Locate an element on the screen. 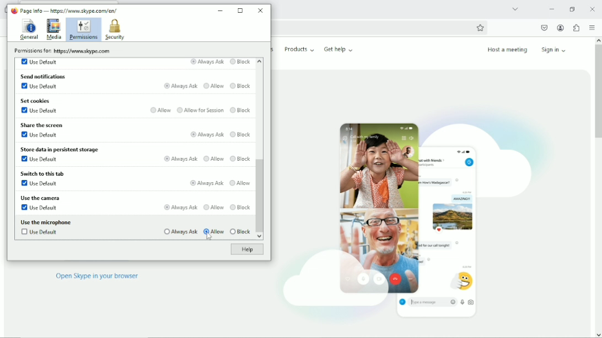  Use default is located at coordinates (38, 183).